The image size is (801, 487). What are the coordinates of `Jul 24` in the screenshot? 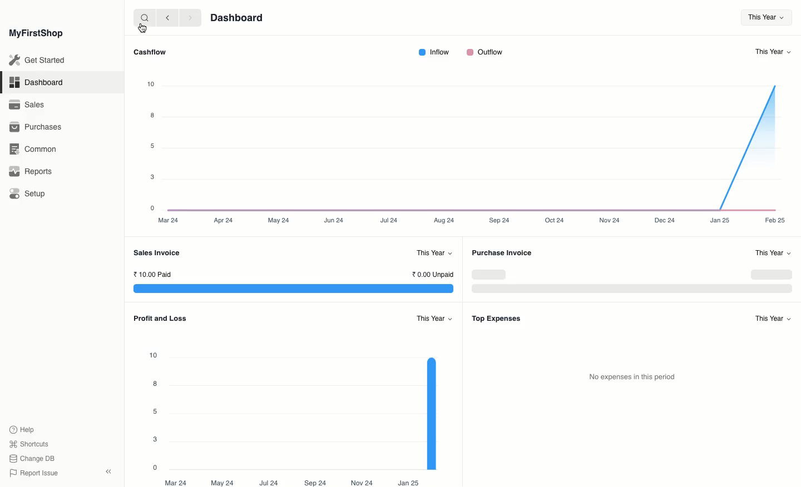 It's located at (269, 481).